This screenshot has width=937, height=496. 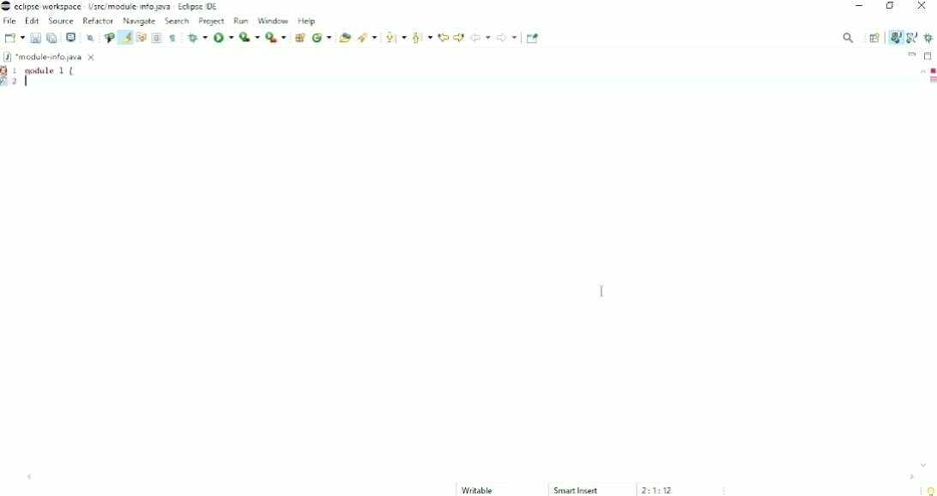 I want to click on Show whitespace characters, so click(x=172, y=38).